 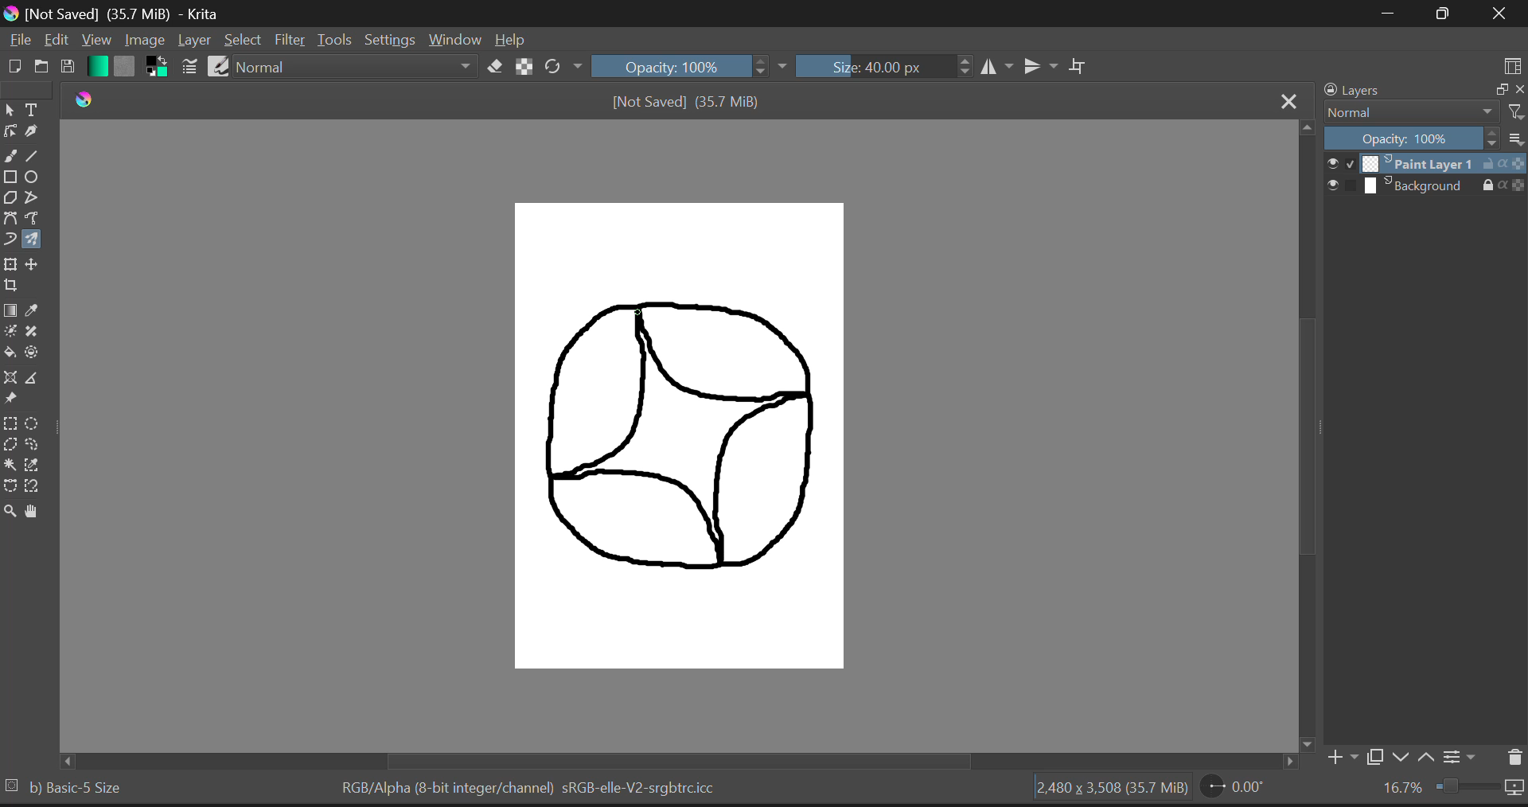 I want to click on Magnetic Curve Selection, so click(x=33, y=486).